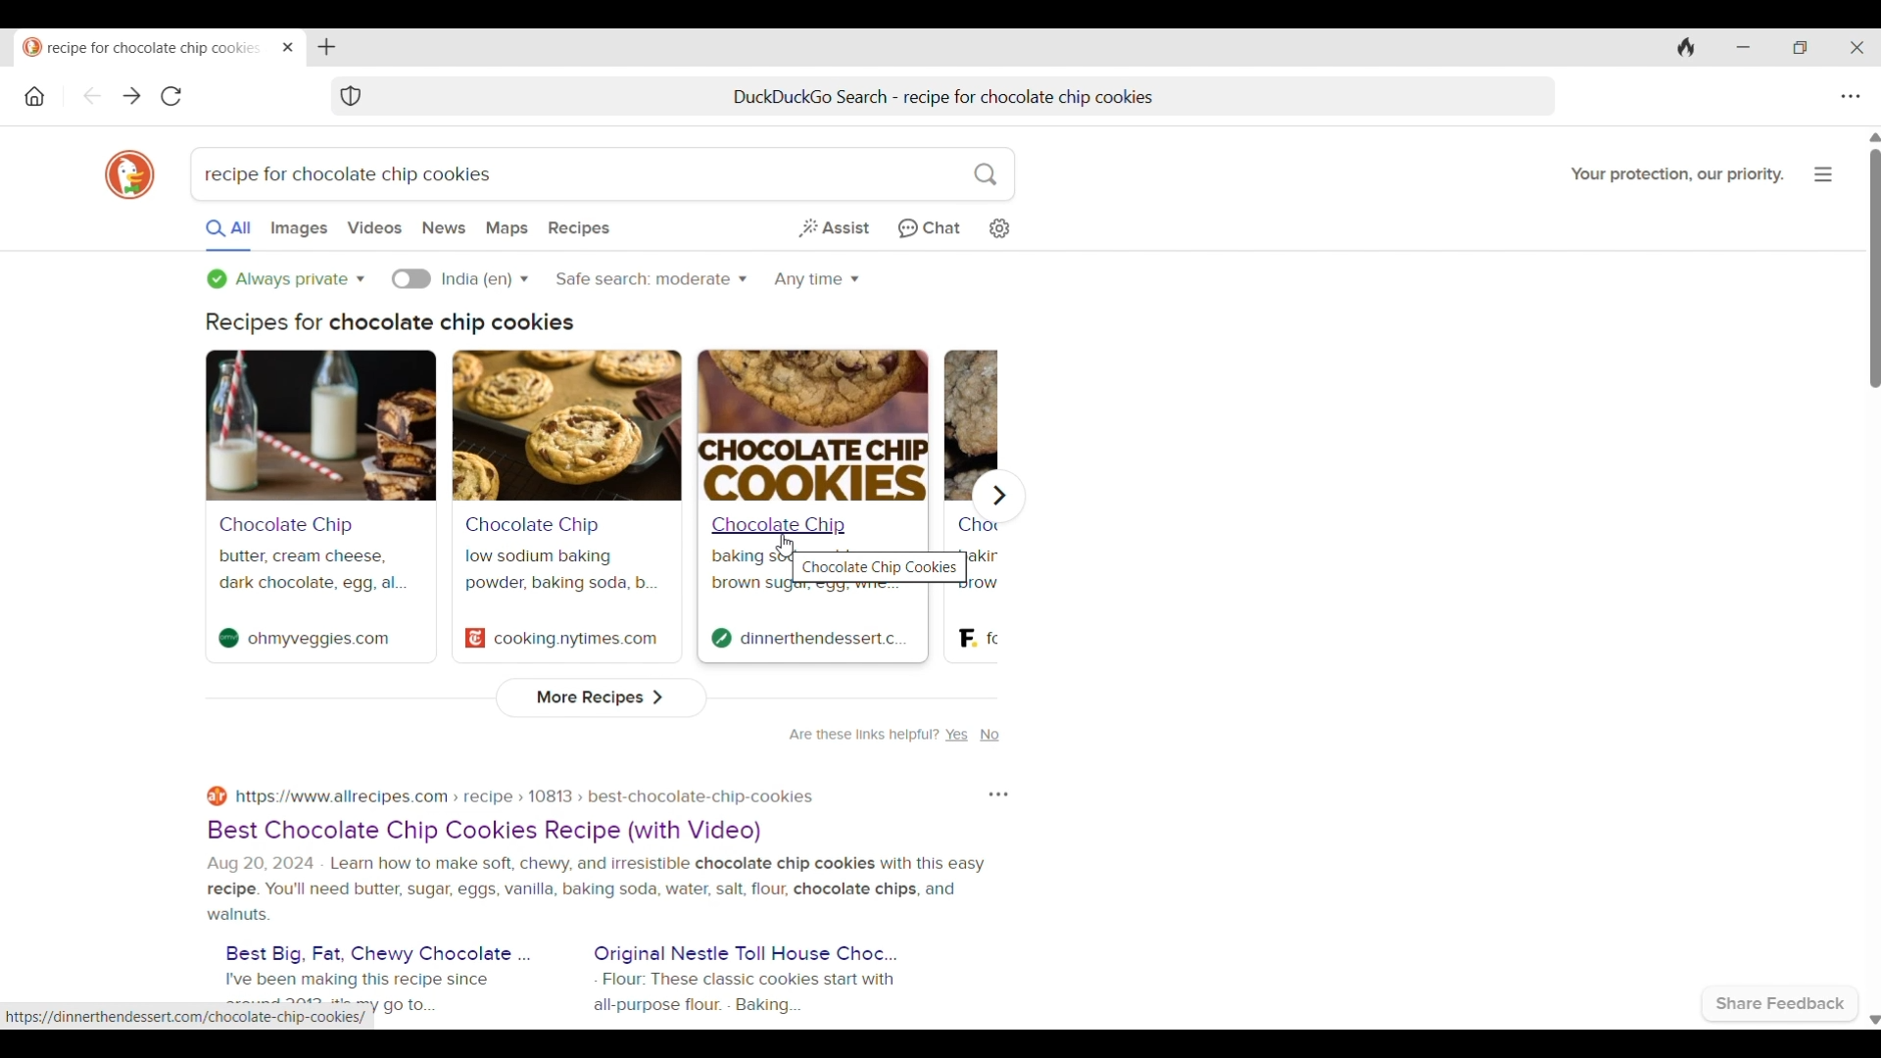 The width and height of the screenshot is (1881, 1058). I want to click on Share feedback with browser, so click(1783, 1004).